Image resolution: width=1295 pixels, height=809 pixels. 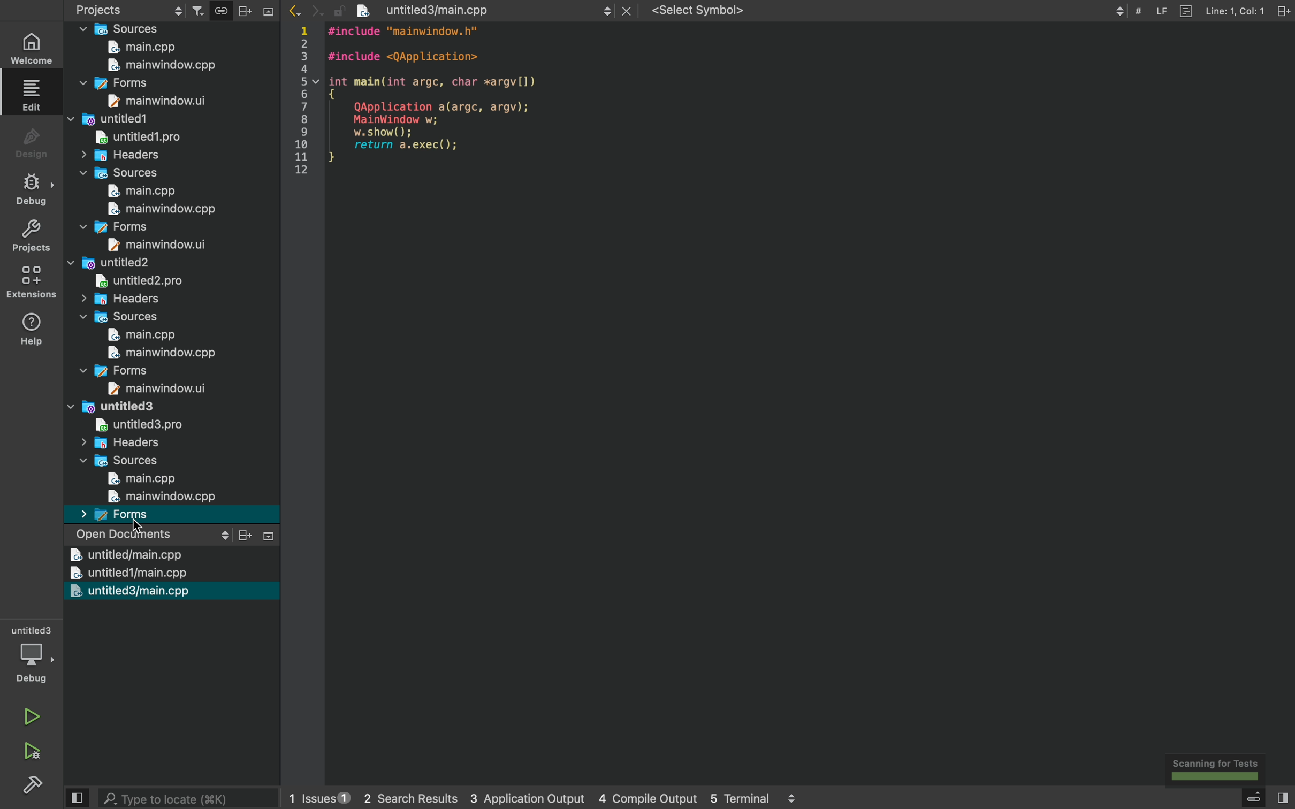 I want to click on files and folder, so click(x=117, y=29).